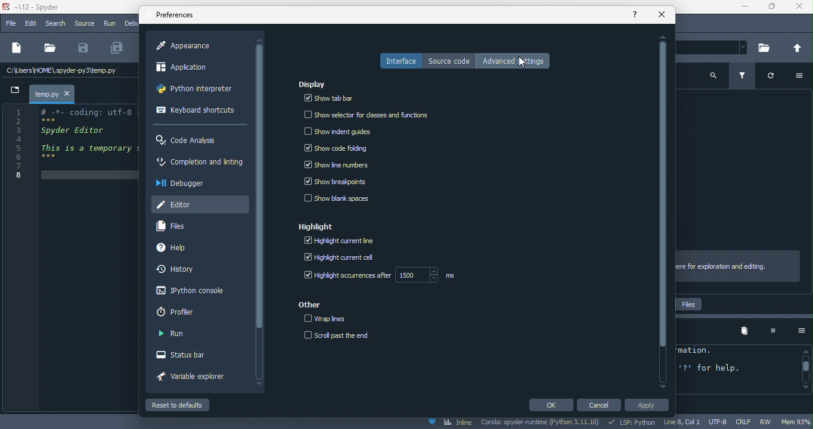 The height and width of the screenshot is (429, 813). Describe the element at coordinates (172, 334) in the screenshot. I see `run` at that location.